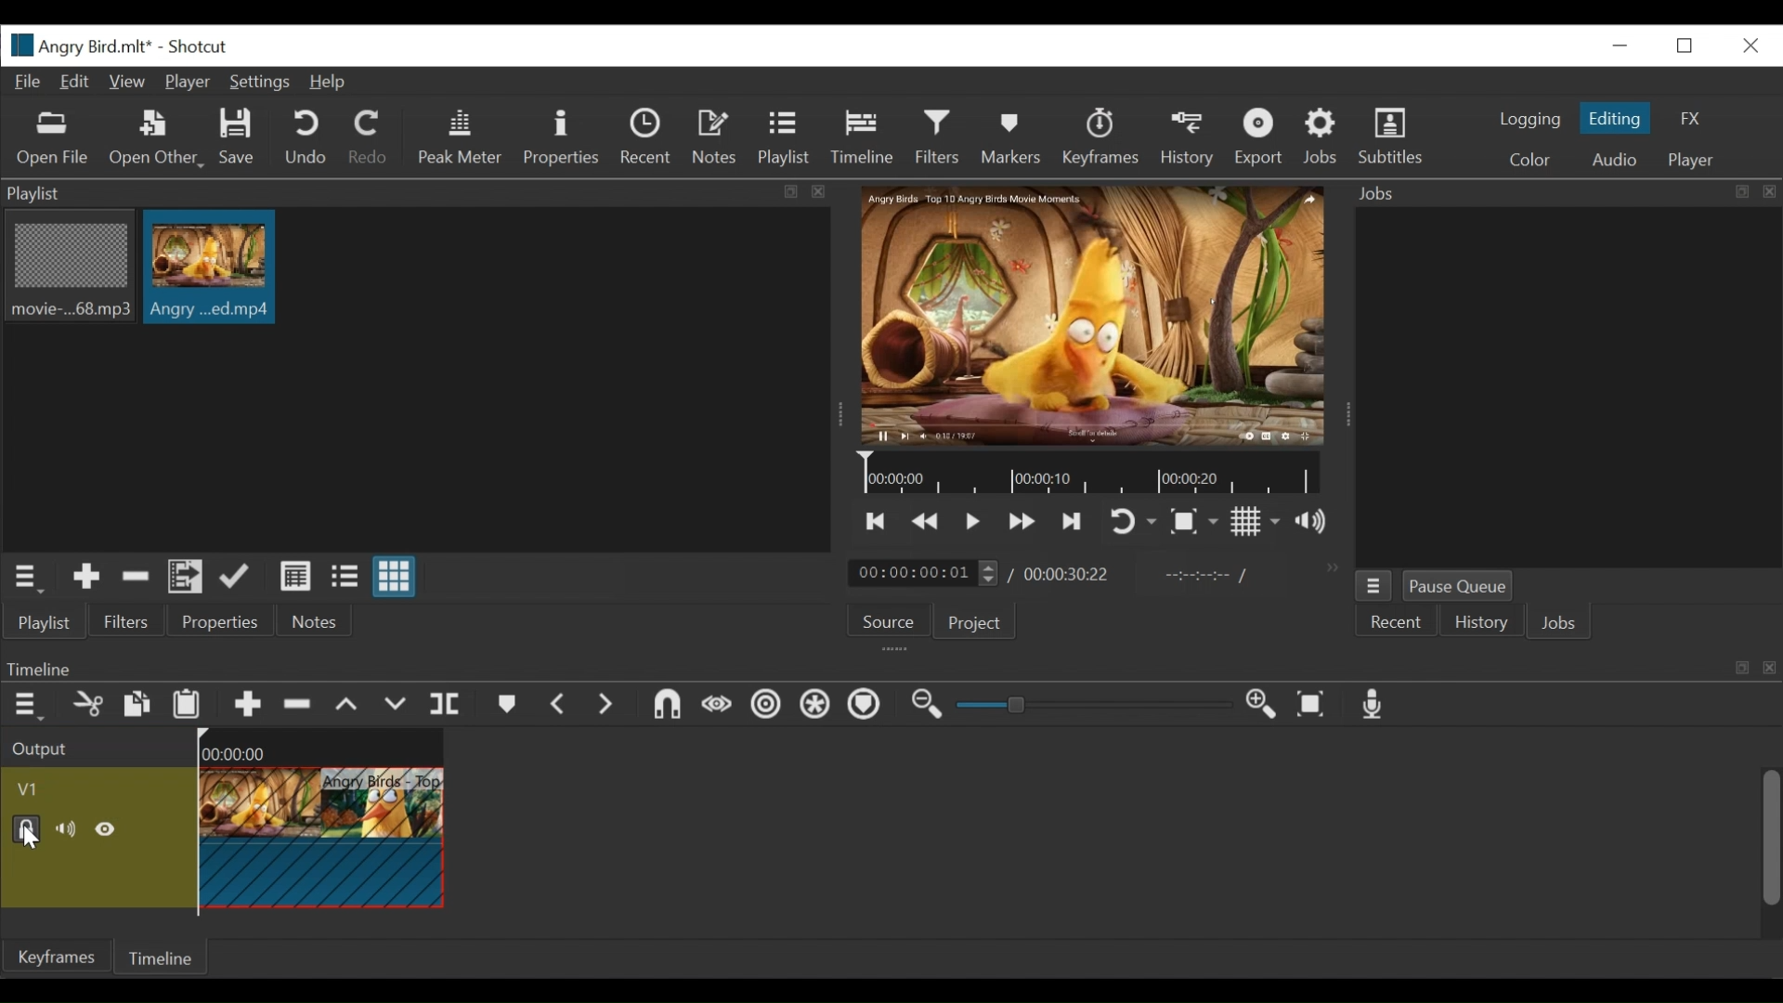 This screenshot has height=1003, width=1783. Describe the element at coordinates (668, 708) in the screenshot. I see `Snap` at that location.